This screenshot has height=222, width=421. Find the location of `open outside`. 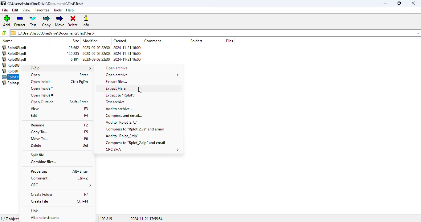

open outside is located at coordinates (42, 102).